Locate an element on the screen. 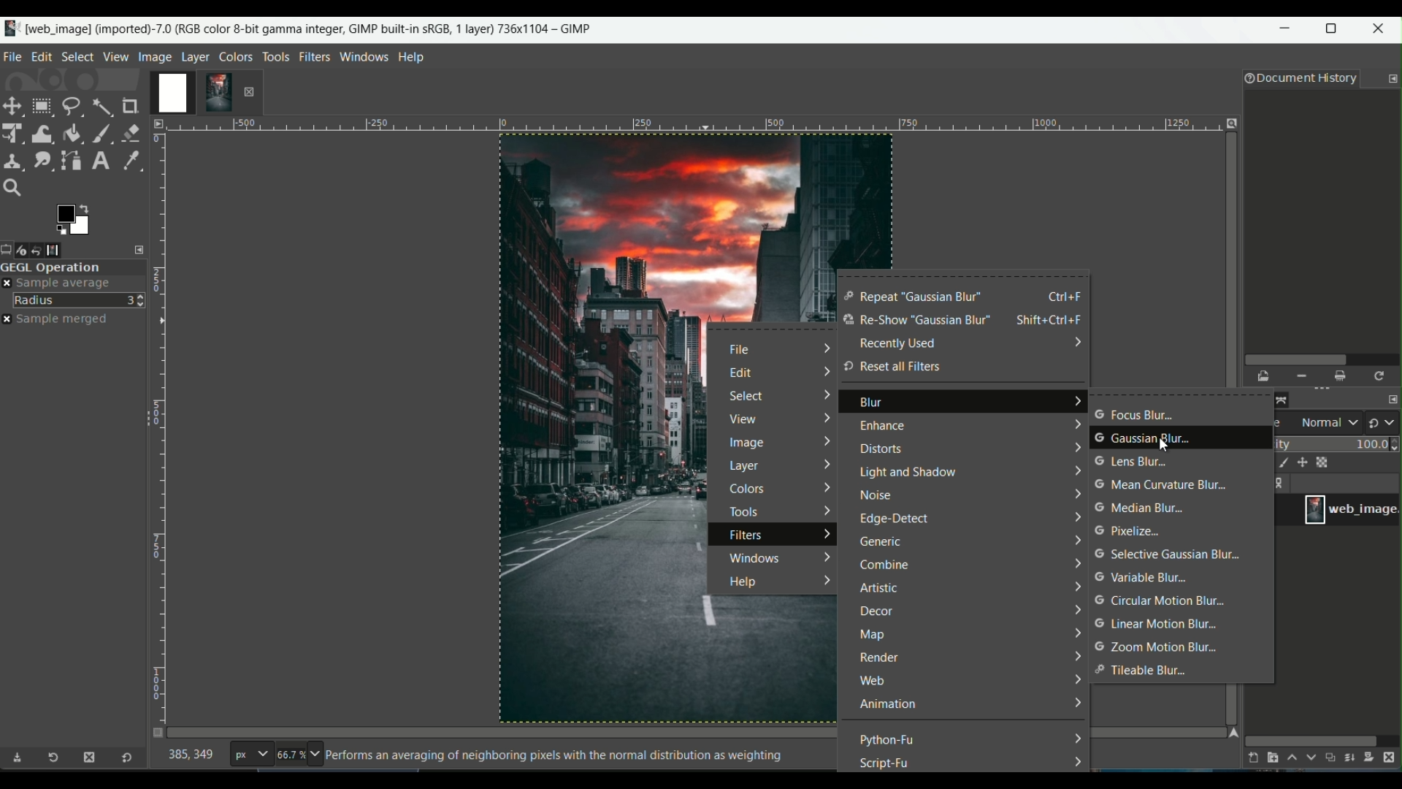 The image size is (1402, 789). cursor is located at coordinates (1166, 449).